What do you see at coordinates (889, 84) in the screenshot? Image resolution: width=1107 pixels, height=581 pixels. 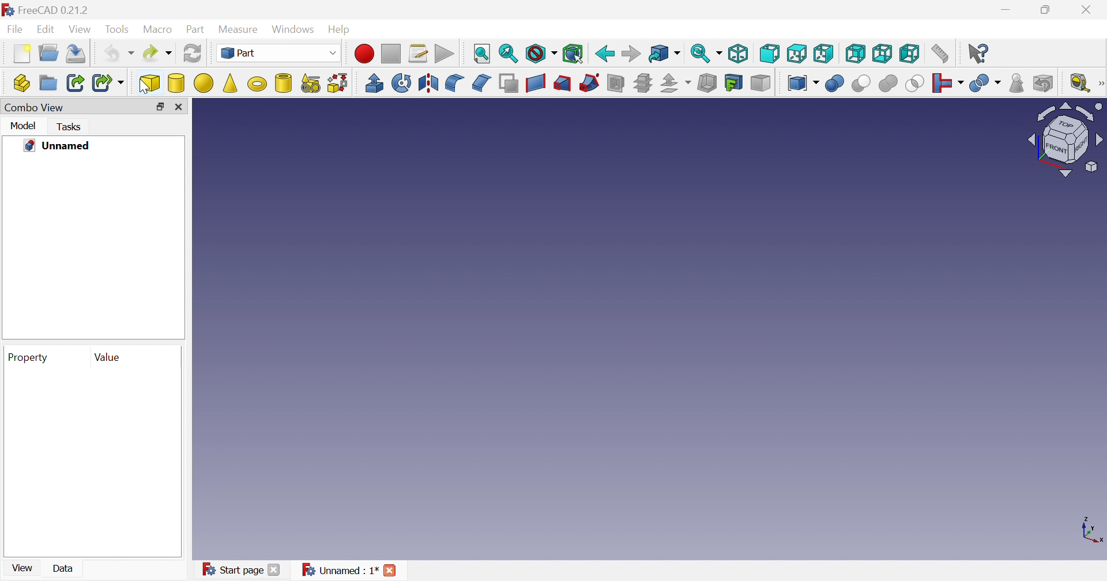 I see `Union` at bounding box center [889, 84].